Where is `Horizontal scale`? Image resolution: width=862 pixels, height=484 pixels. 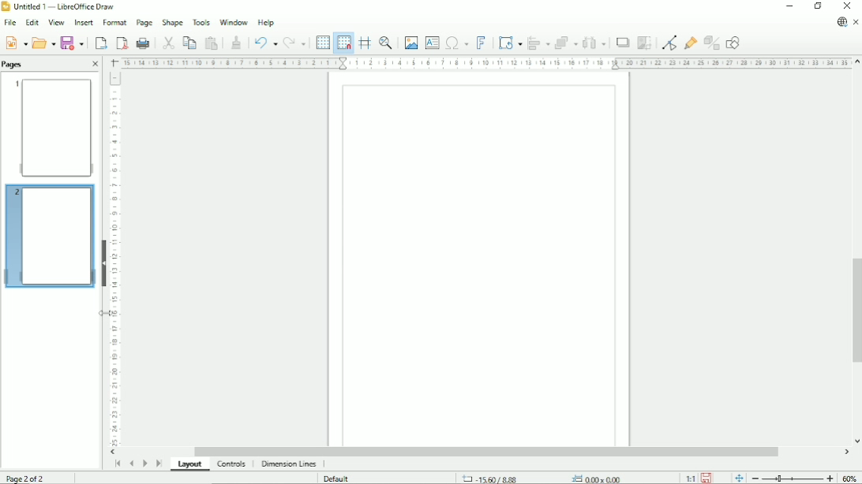
Horizontal scale is located at coordinates (485, 62).